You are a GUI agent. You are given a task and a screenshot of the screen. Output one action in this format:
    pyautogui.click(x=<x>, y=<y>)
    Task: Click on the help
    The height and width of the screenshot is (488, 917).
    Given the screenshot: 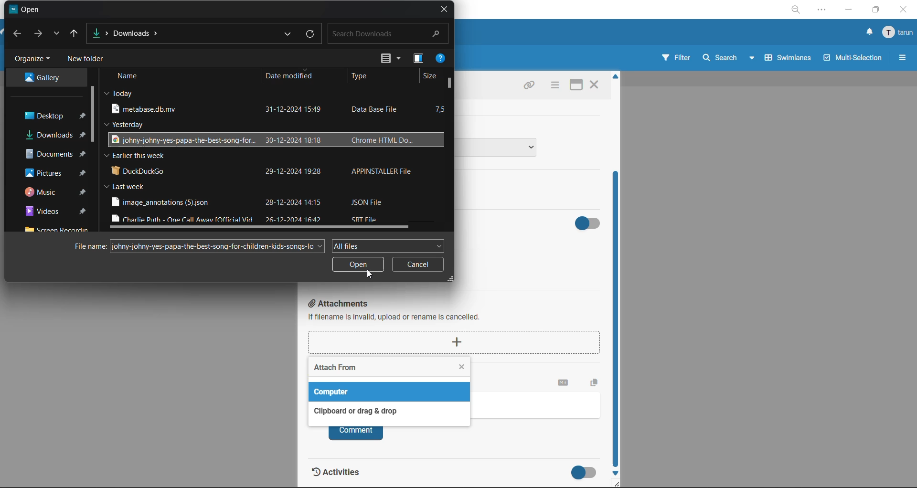 What is the action you would take?
    pyautogui.click(x=441, y=59)
    